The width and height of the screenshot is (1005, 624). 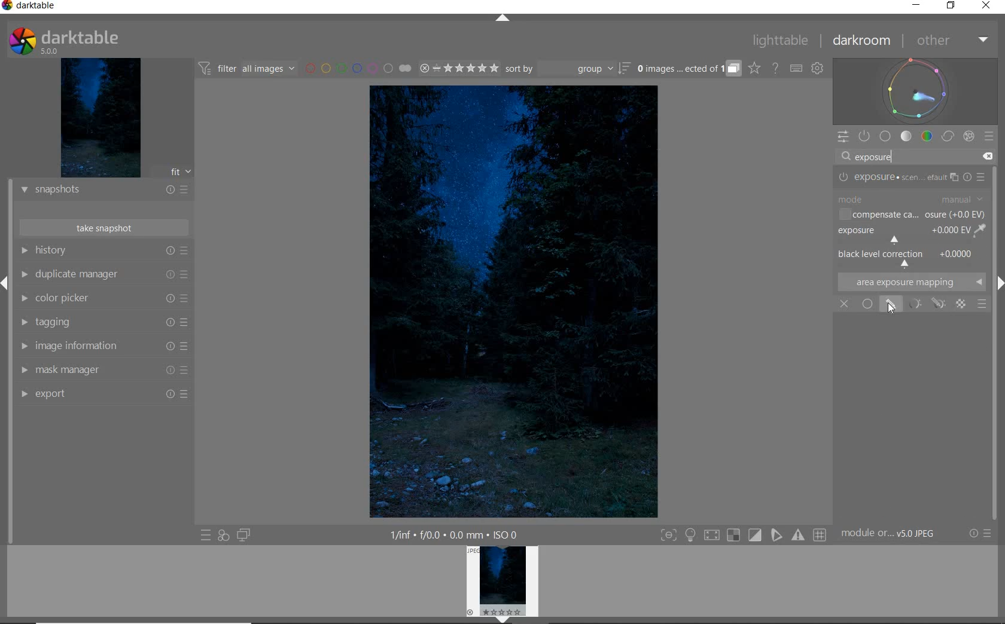 I want to click on 1/inf*f/0.0 mm*ISO 0, so click(x=451, y=534).